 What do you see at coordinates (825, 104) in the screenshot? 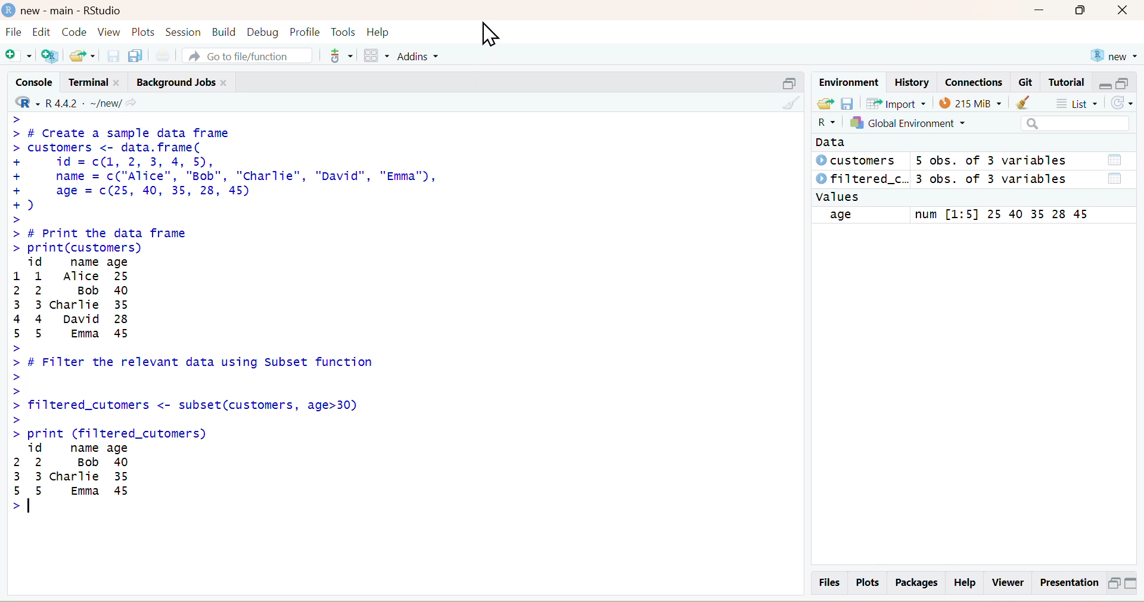
I see `Load workspace` at bounding box center [825, 104].